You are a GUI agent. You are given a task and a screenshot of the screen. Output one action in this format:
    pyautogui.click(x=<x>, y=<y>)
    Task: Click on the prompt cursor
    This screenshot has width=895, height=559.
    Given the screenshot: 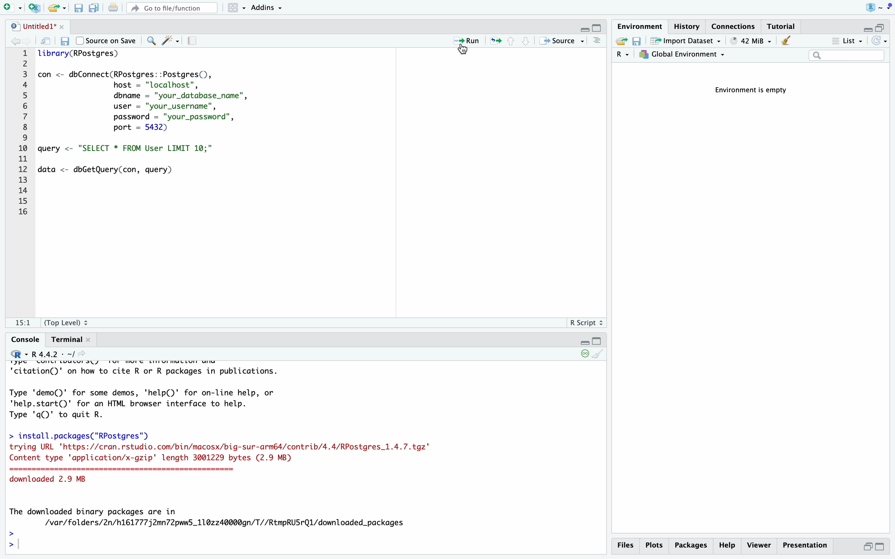 What is the action you would take?
    pyautogui.click(x=11, y=533)
    